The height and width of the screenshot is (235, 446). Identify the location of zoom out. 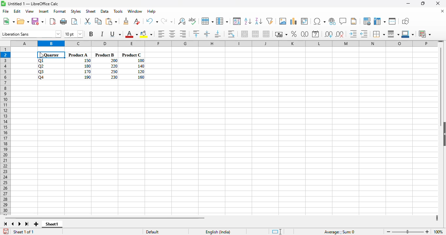
(389, 232).